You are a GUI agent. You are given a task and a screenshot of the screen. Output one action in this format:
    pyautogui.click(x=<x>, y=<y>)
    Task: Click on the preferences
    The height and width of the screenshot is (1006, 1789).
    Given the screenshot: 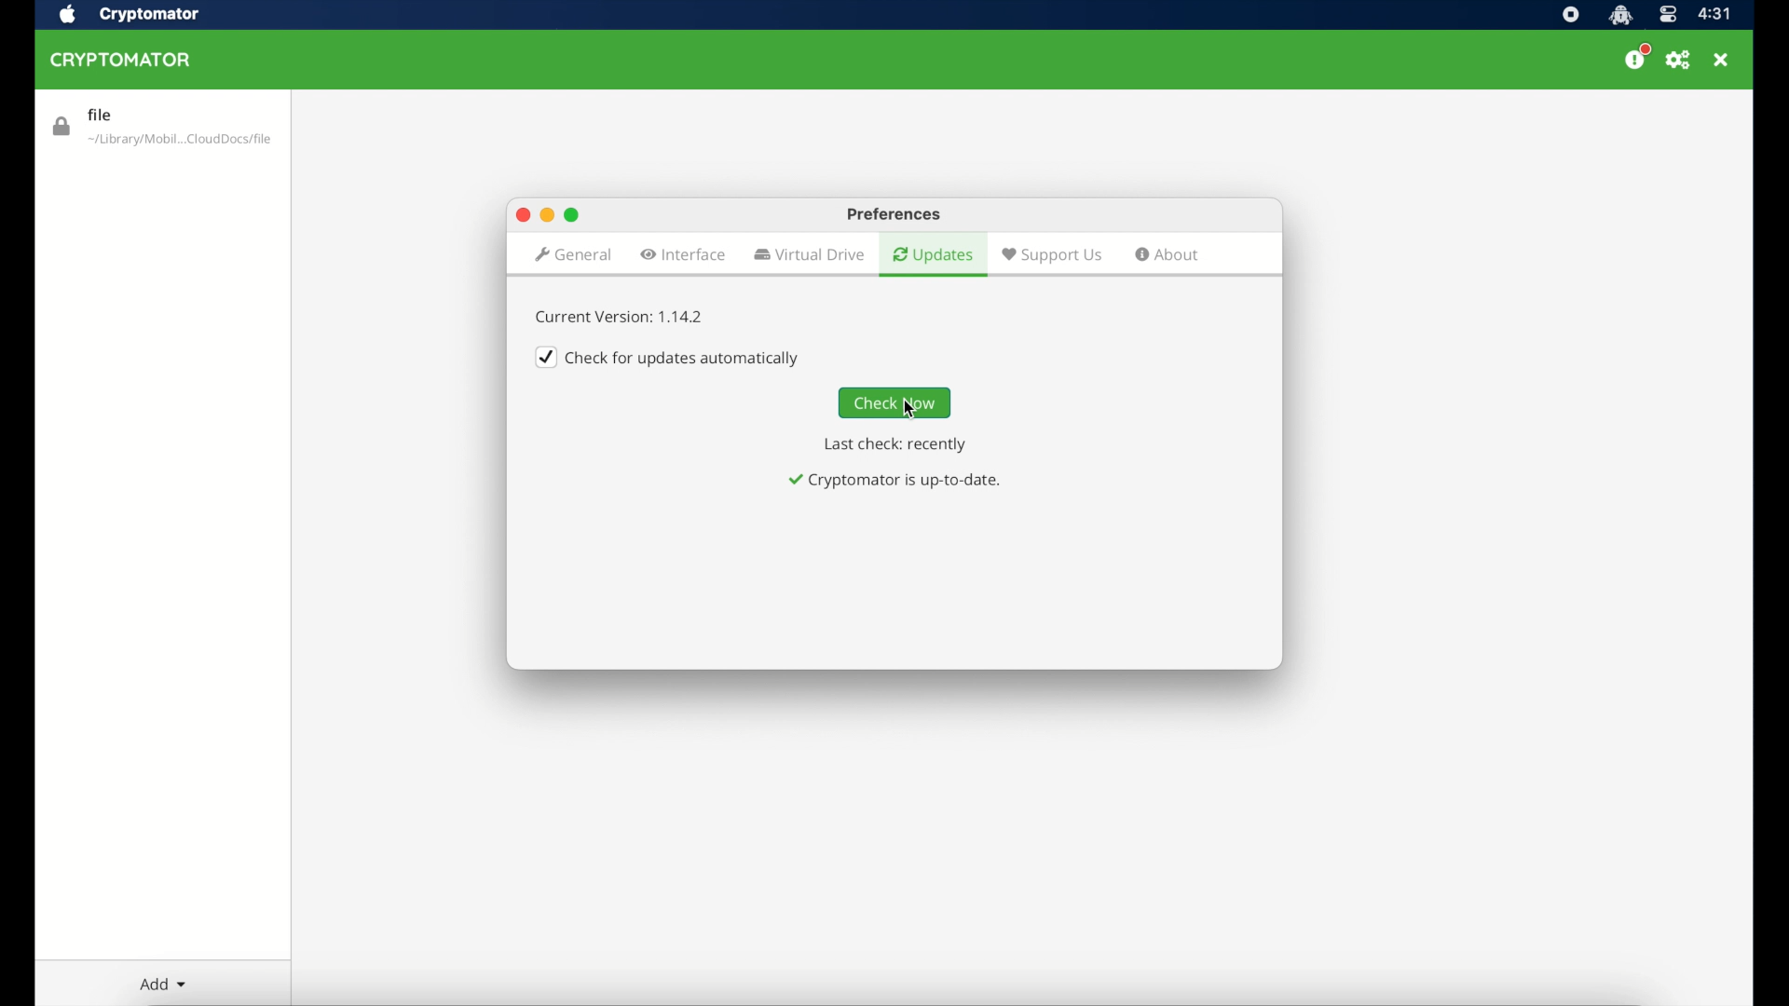 What is the action you would take?
    pyautogui.click(x=894, y=213)
    